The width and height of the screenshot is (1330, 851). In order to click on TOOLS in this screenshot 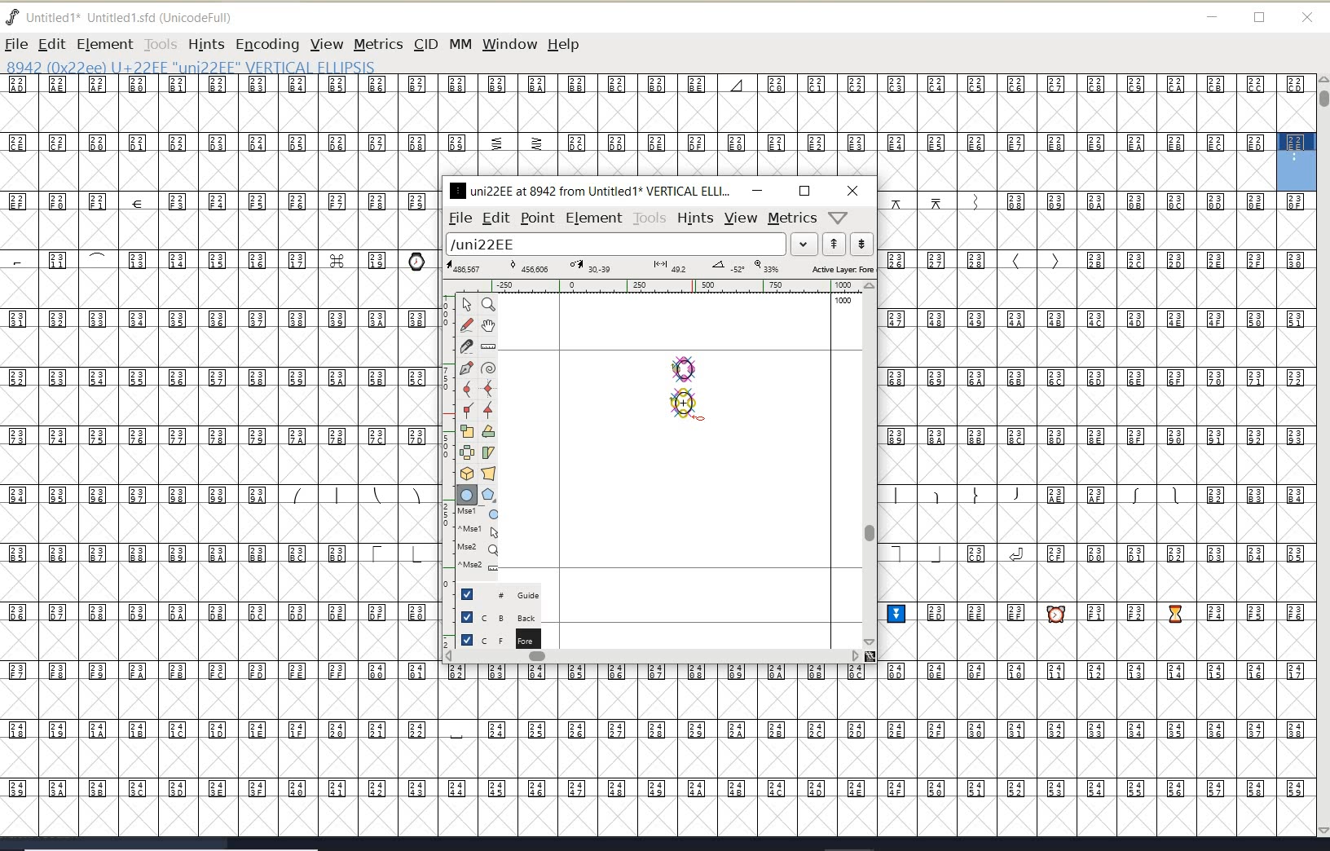, I will do `click(160, 44)`.